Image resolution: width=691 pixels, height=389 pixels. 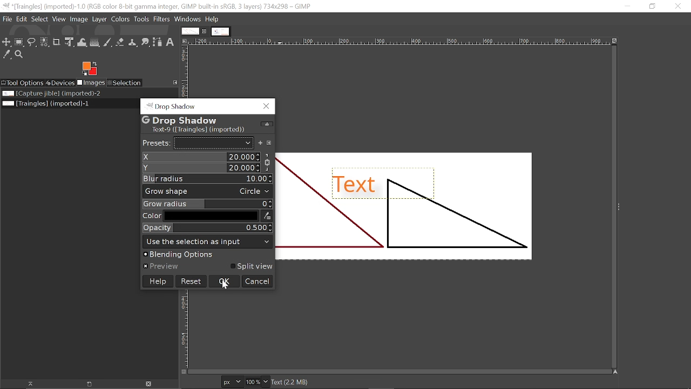 I want to click on Drop Shadow, so click(x=167, y=104).